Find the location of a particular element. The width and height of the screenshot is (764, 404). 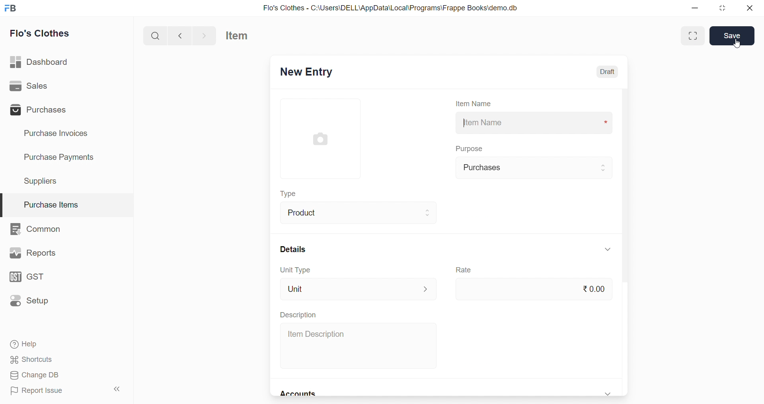

Item is located at coordinates (243, 36).